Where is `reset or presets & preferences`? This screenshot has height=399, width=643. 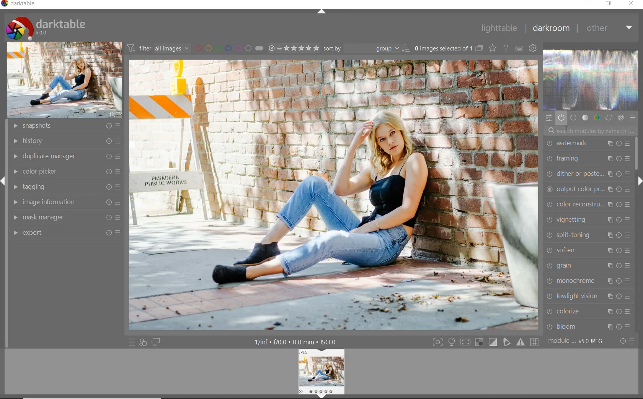
reset or presets & preferences is located at coordinates (628, 341).